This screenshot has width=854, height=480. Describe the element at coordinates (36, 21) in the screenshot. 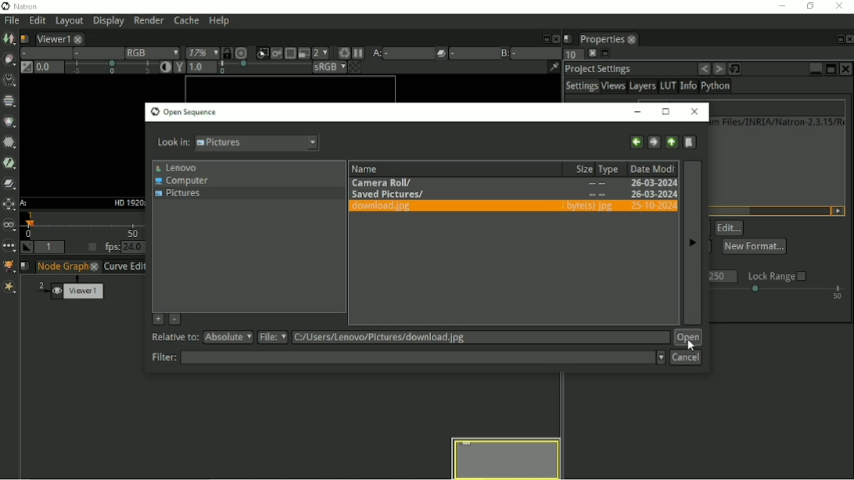

I see `Edit` at that location.